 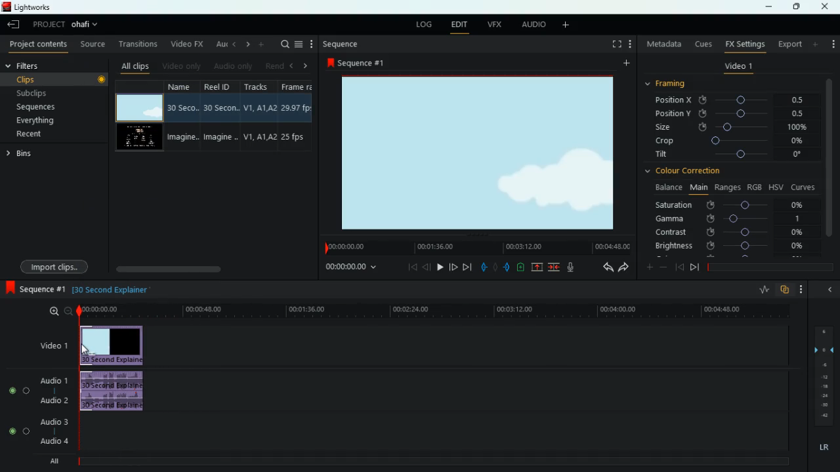 I want to click on right, so click(x=247, y=44).